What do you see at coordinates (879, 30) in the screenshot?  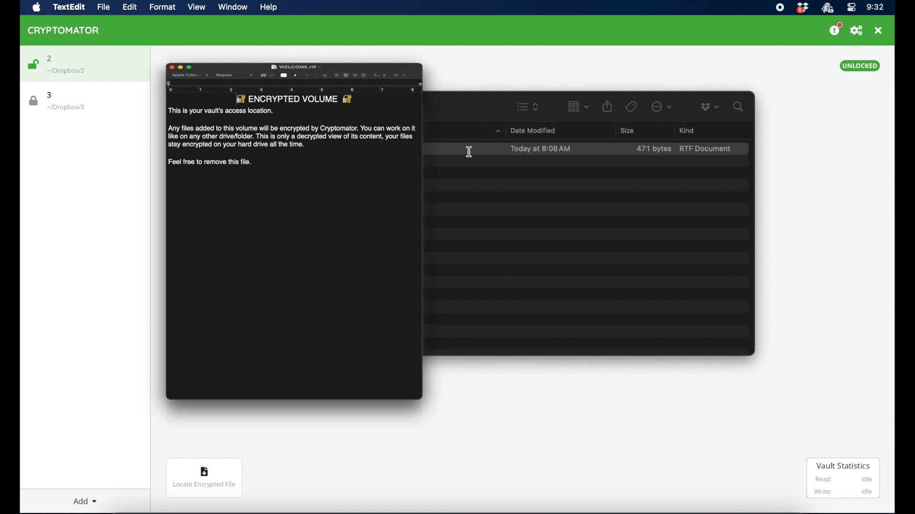 I see `close` at bounding box center [879, 30].